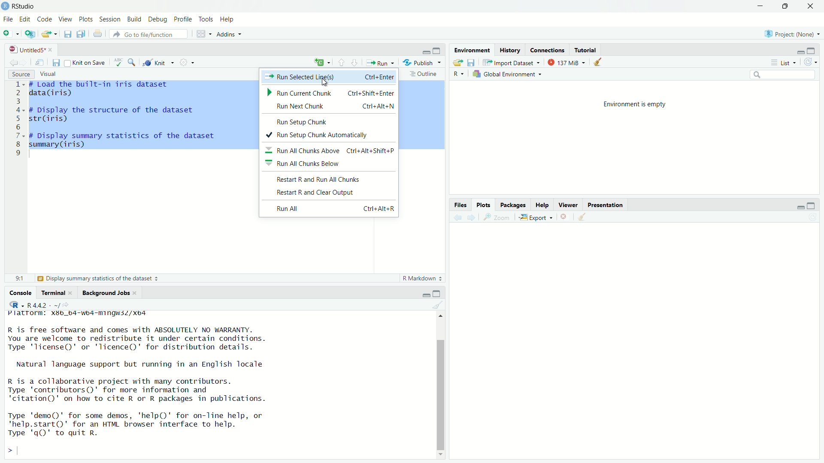 Image resolution: width=824 pixels, height=463 pixels. What do you see at coordinates (342, 62) in the screenshot?
I see `Go to previous section` at bounding box center [342, 62].